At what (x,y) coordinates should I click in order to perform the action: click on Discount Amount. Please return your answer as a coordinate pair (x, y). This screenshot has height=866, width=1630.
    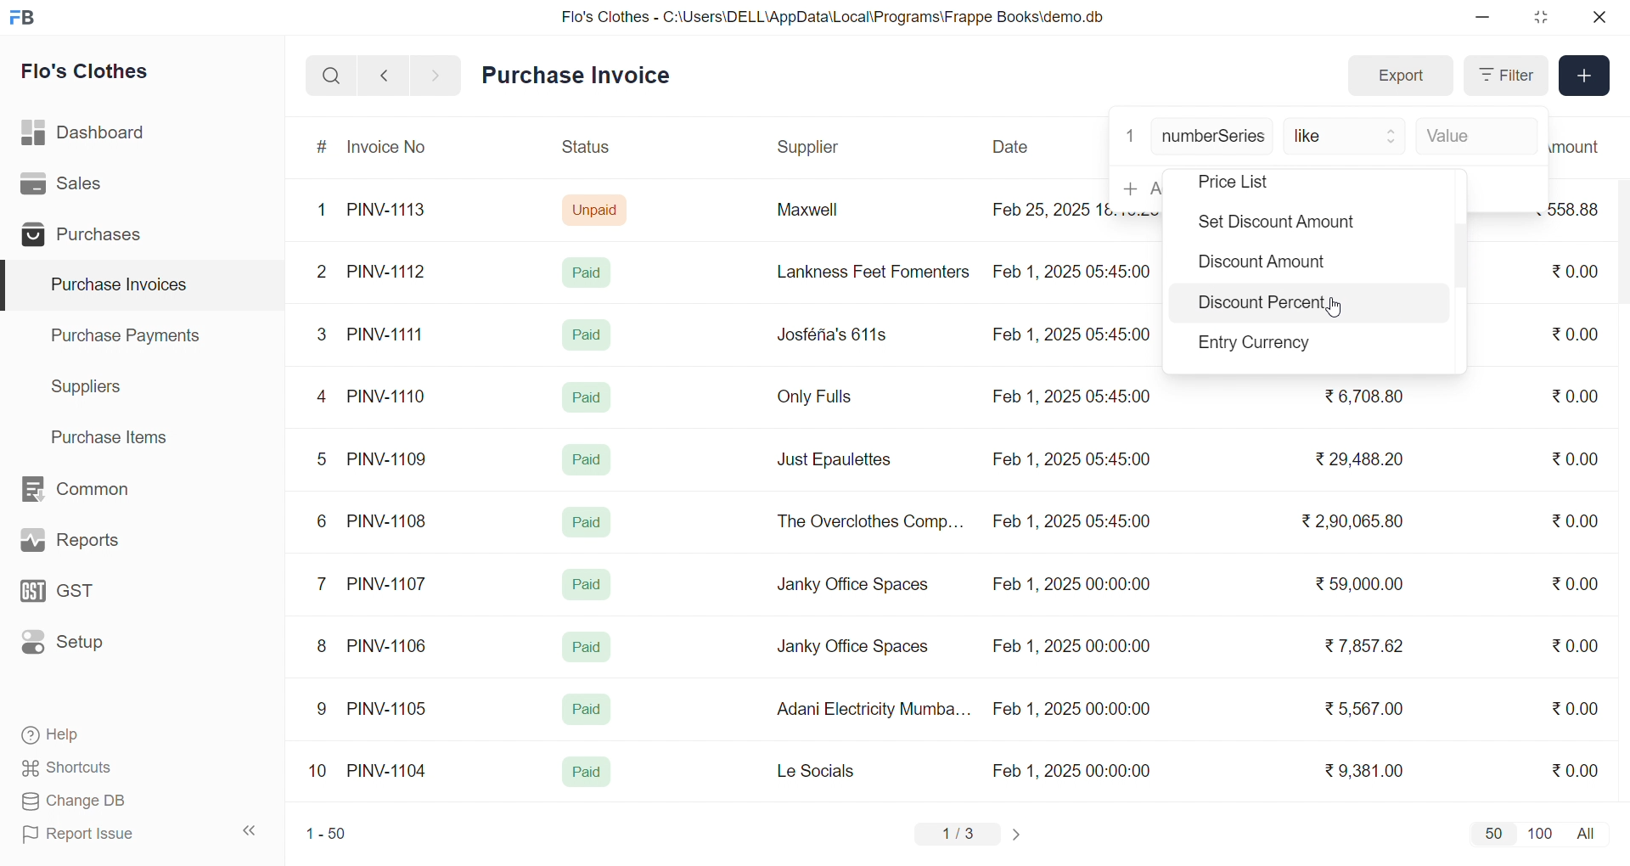
    Looking at the image, I should click on (1259, 266).